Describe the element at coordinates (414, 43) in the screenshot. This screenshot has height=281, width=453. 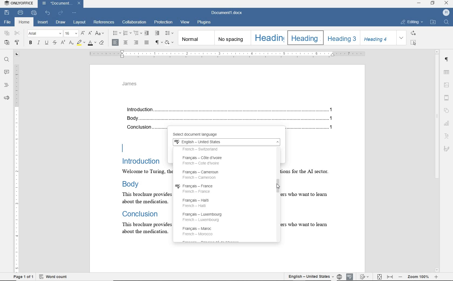
I see `SELECT ALL` at that location.